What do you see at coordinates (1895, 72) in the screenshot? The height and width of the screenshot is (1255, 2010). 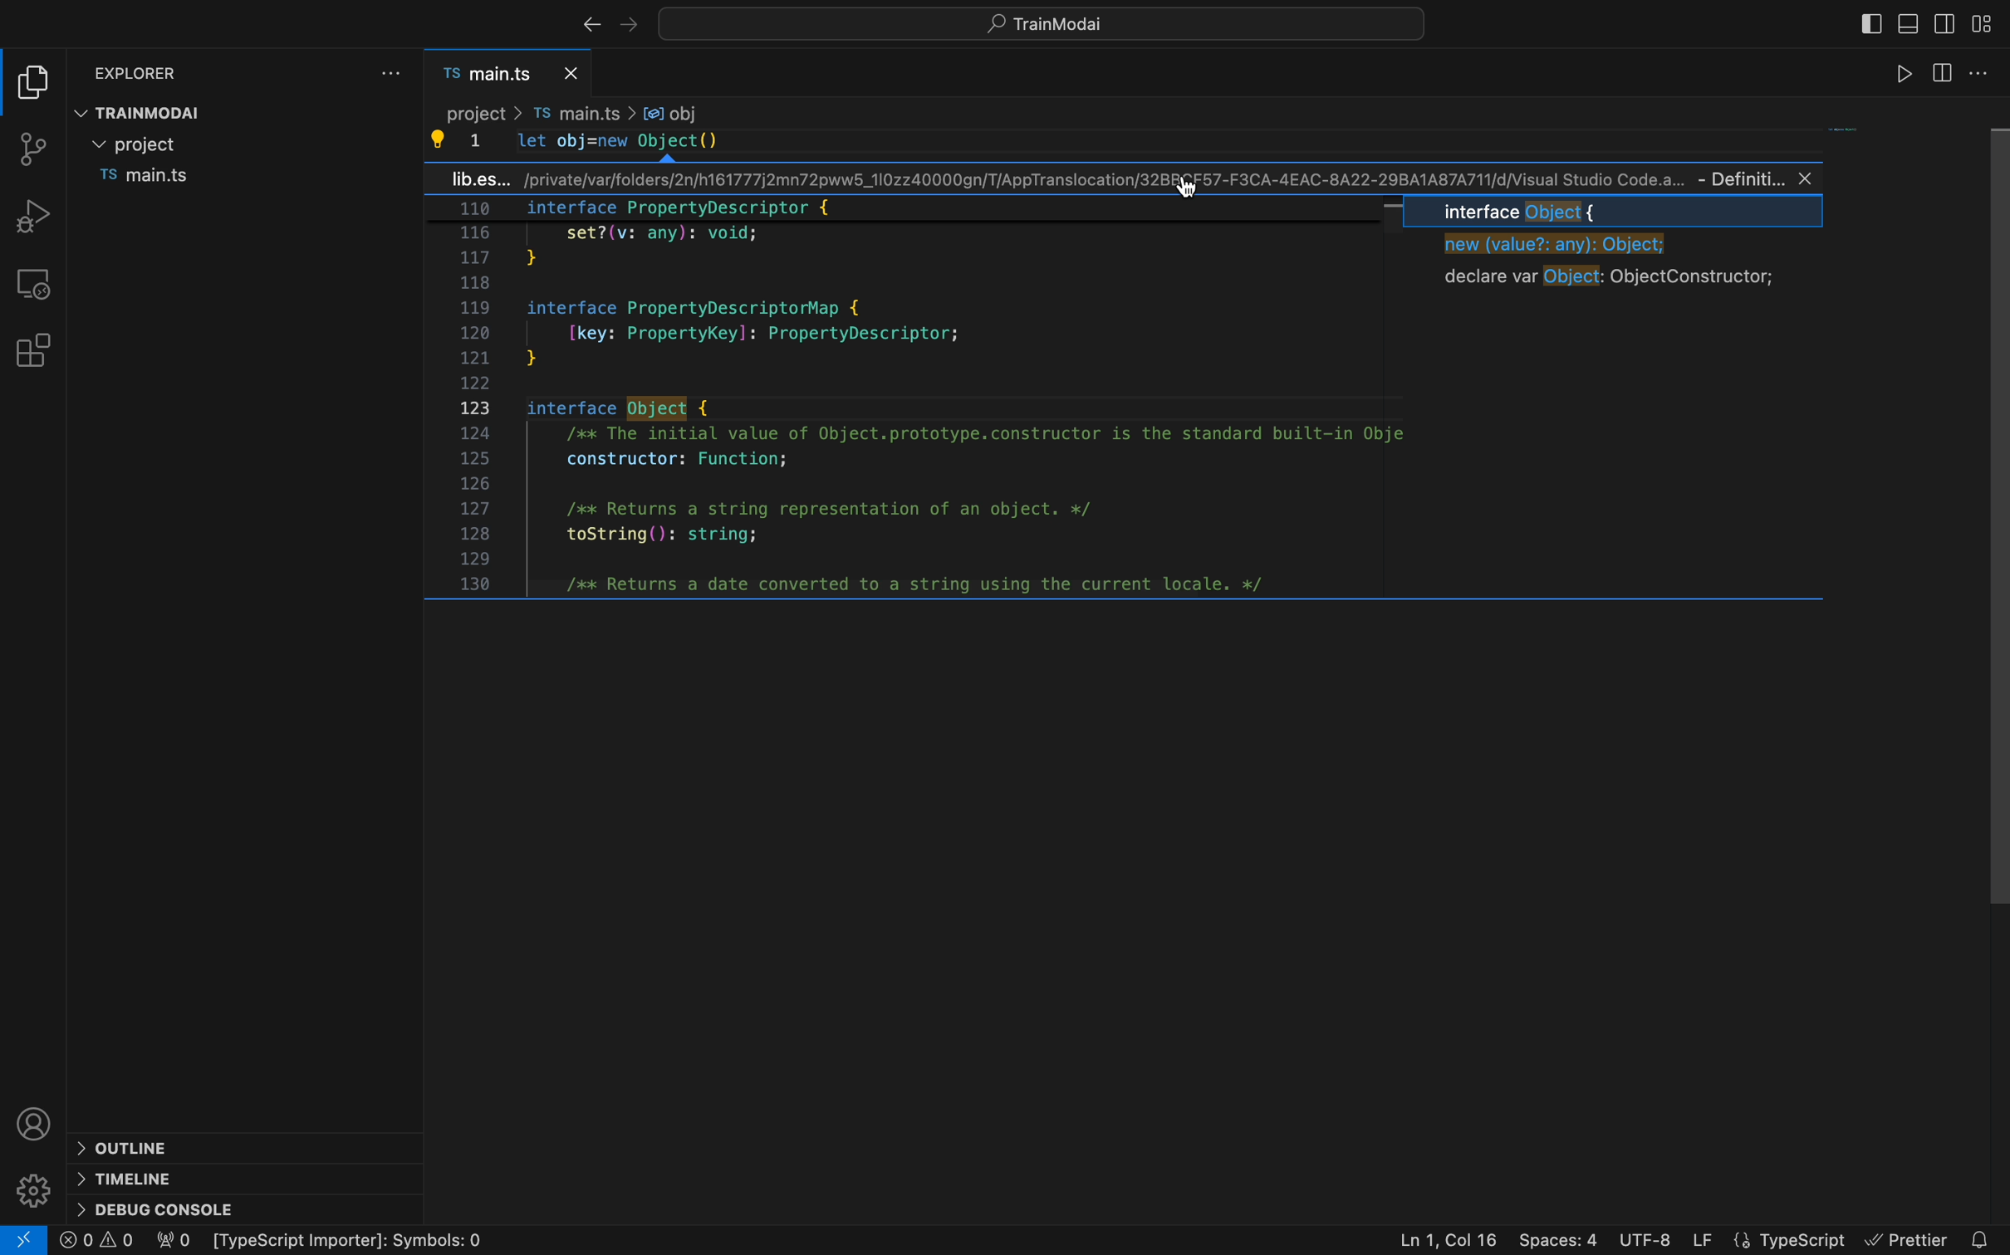 I see `runner` at bounding box center [1895, 72].